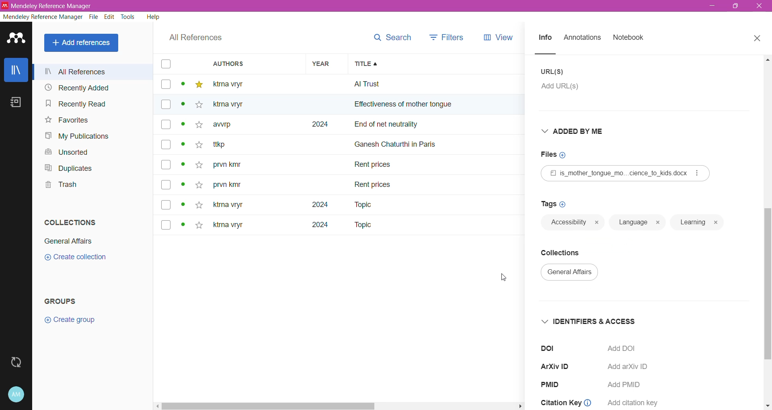 The width and height of the screenshot is (772, 410). Describe the element at coordinates (631, 385) in the screenshot. I see `Add PMID` at that location.